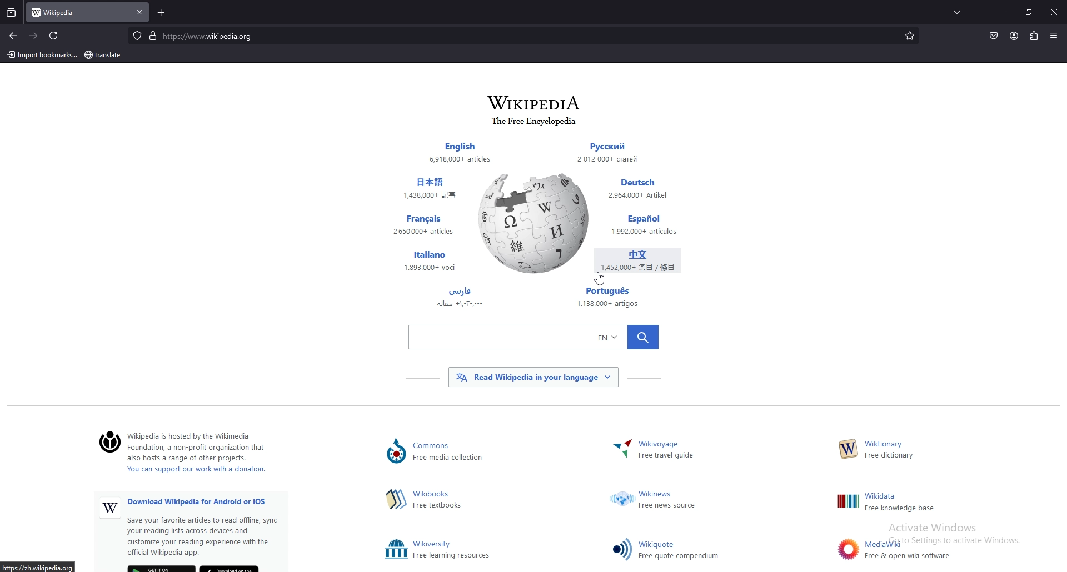  What do you see at coordinates (671, 450) in the screenshot?
I see `~ Wikivoyage
Free travel guide` at bounding box center [671, 450].